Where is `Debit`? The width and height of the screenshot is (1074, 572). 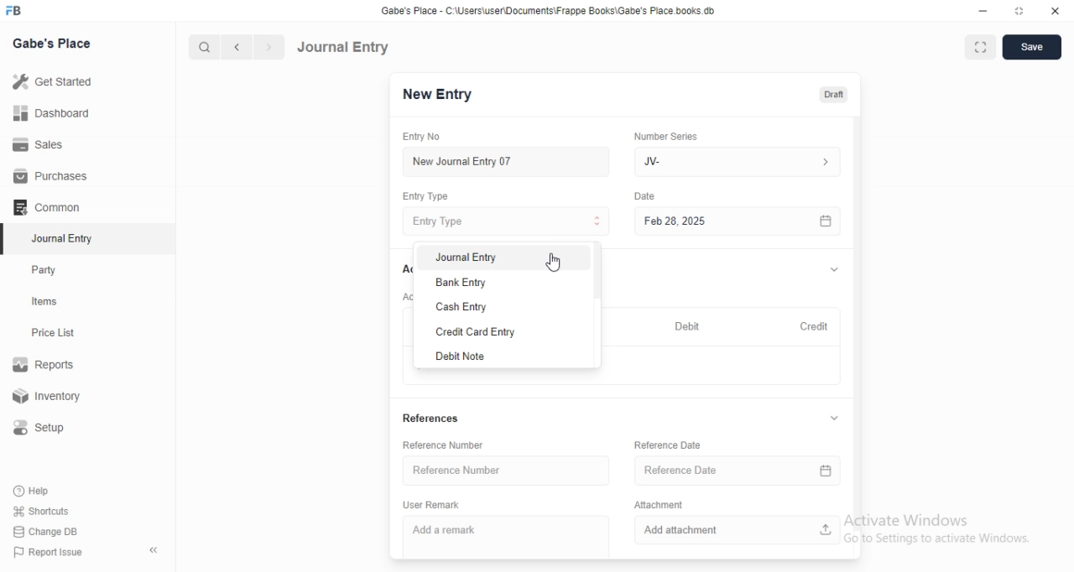
Debit is located at coordinates (684, 325).